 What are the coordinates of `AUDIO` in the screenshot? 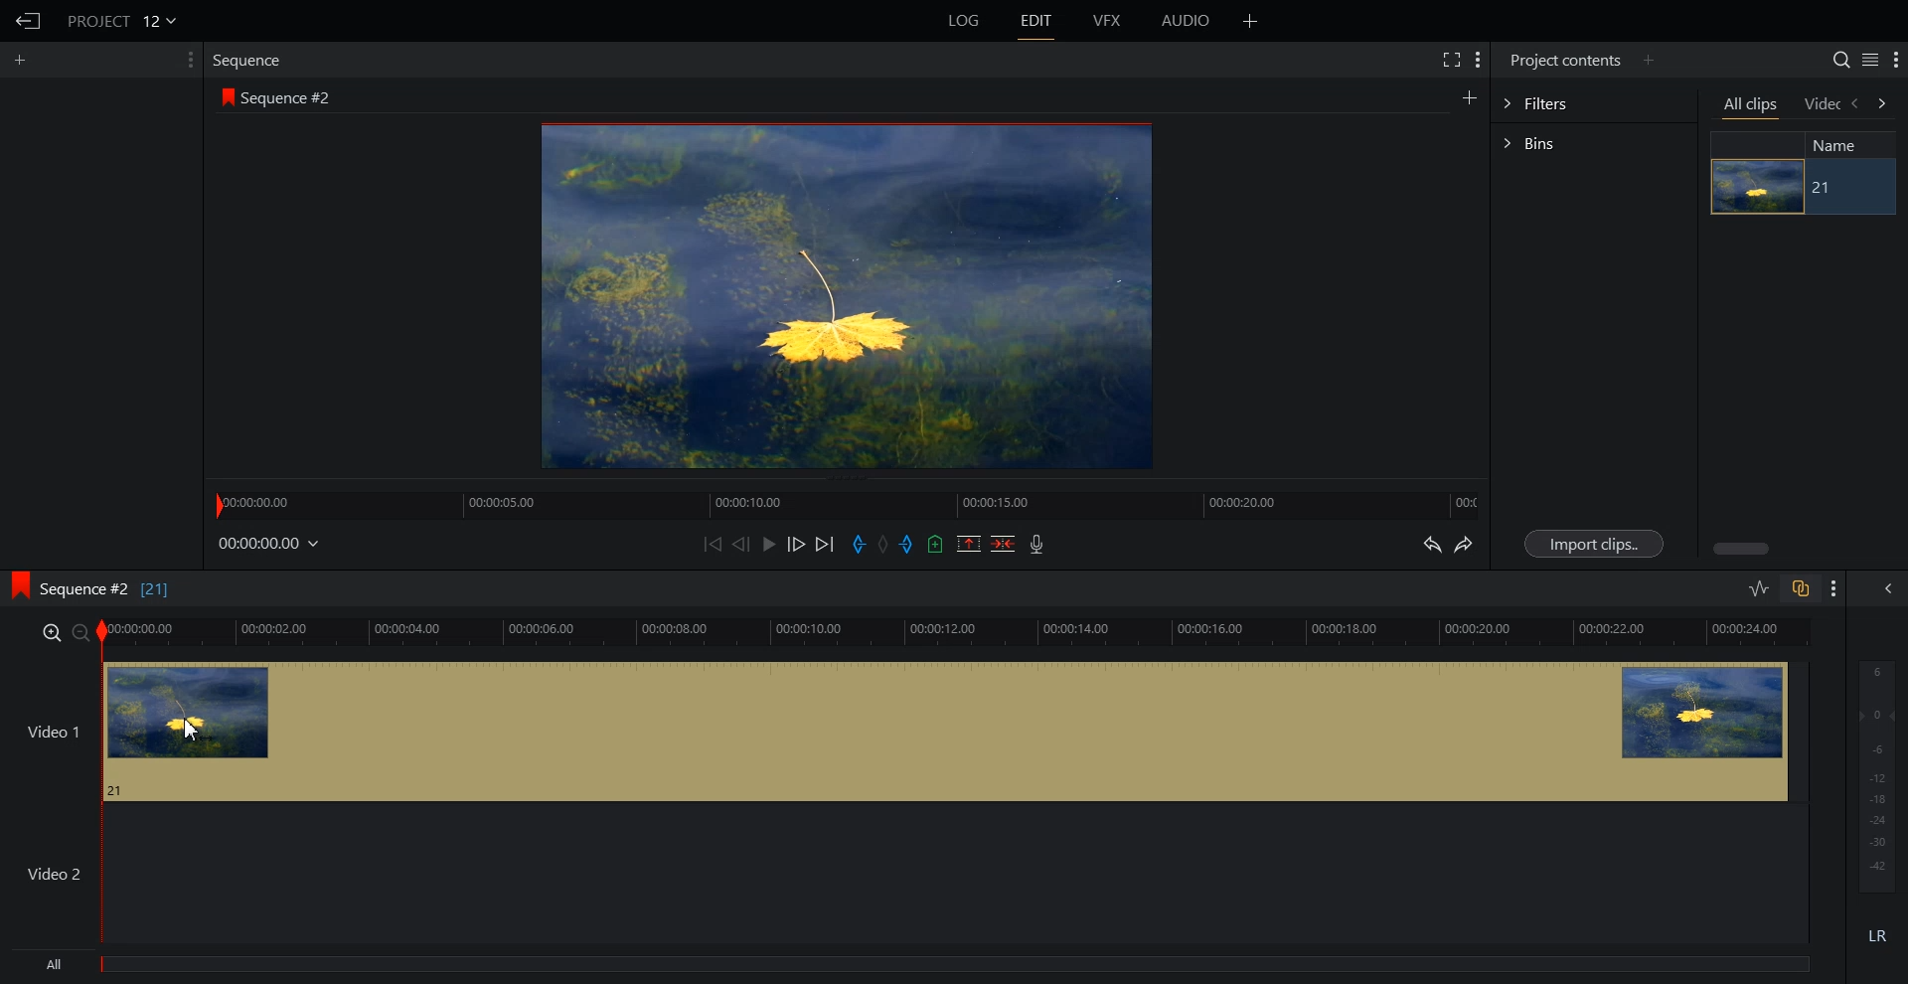 It's located at (1187, 21).